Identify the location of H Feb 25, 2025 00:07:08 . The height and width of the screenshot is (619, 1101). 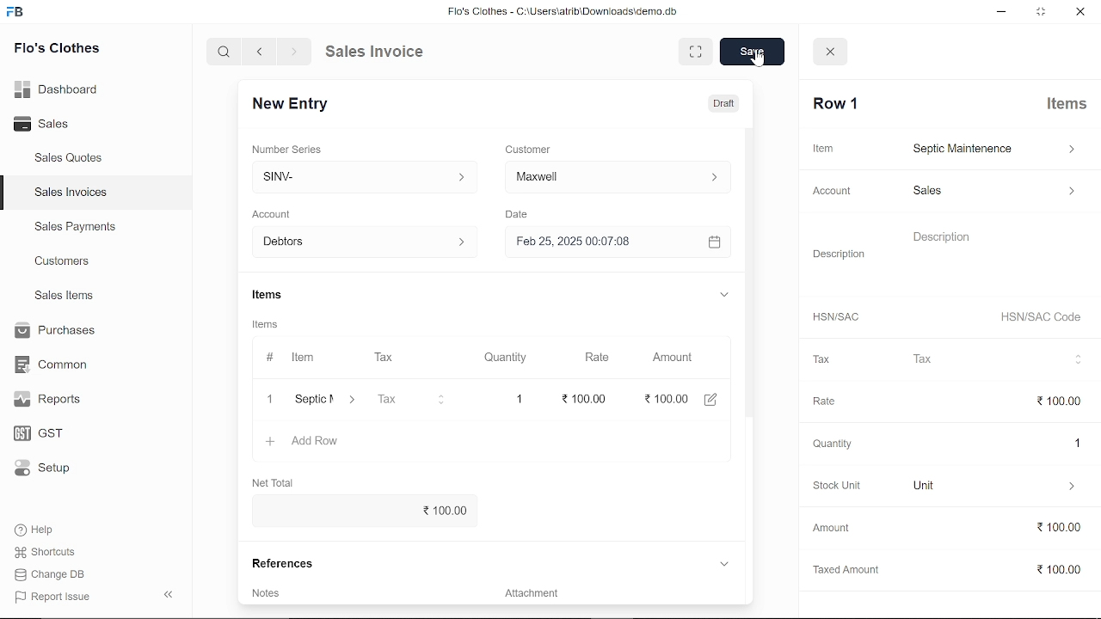
(594, 241).